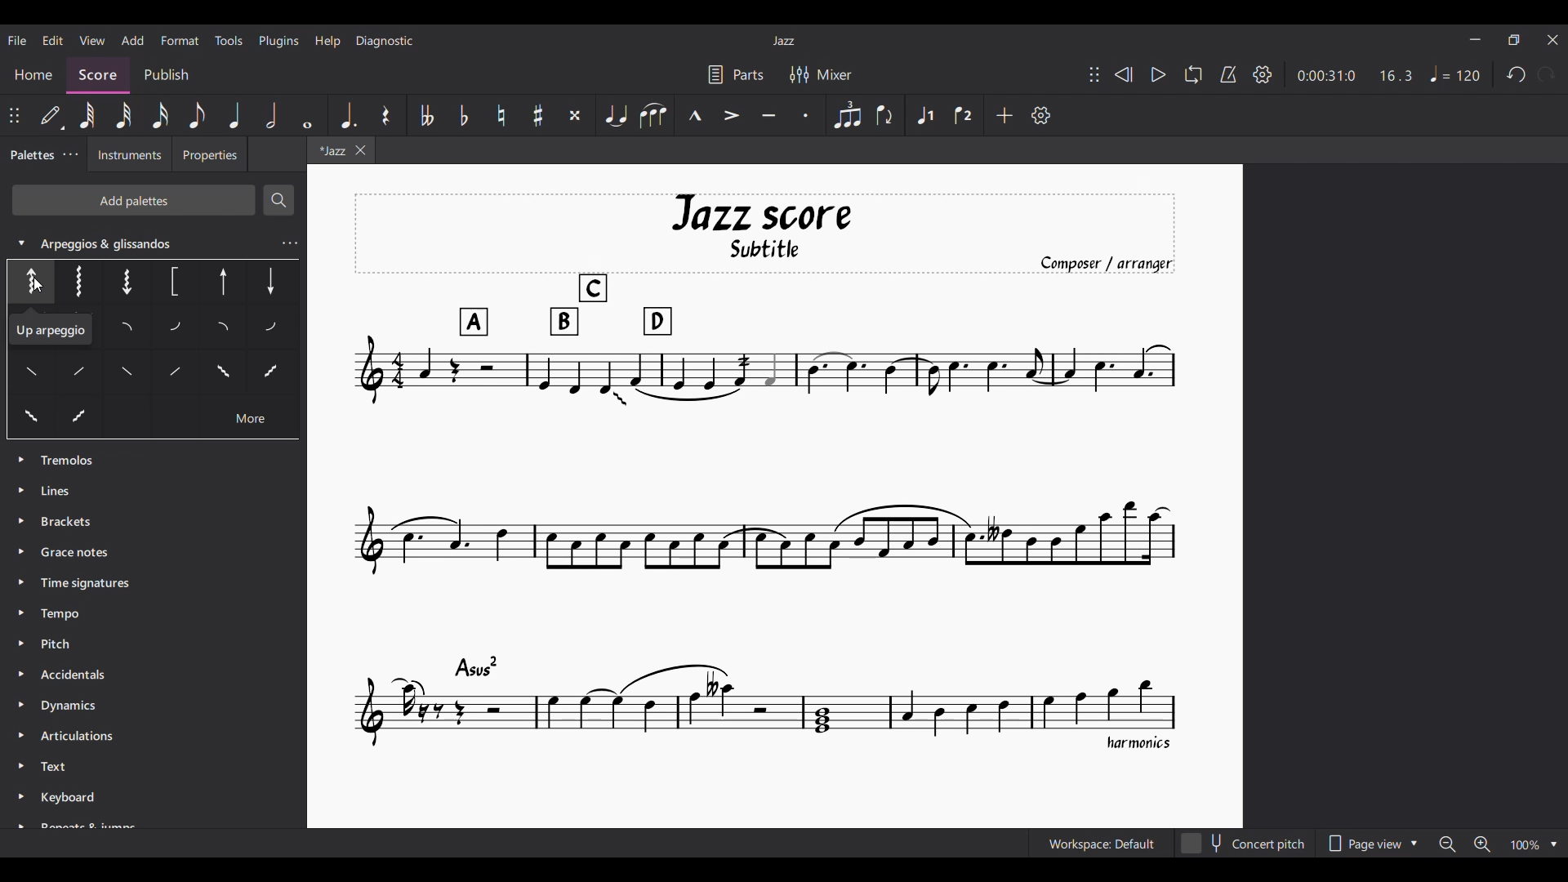  What do you see at coordinates (124, 158) in the screenshot?
I see `Instruments` at bounding box center [124, 158].